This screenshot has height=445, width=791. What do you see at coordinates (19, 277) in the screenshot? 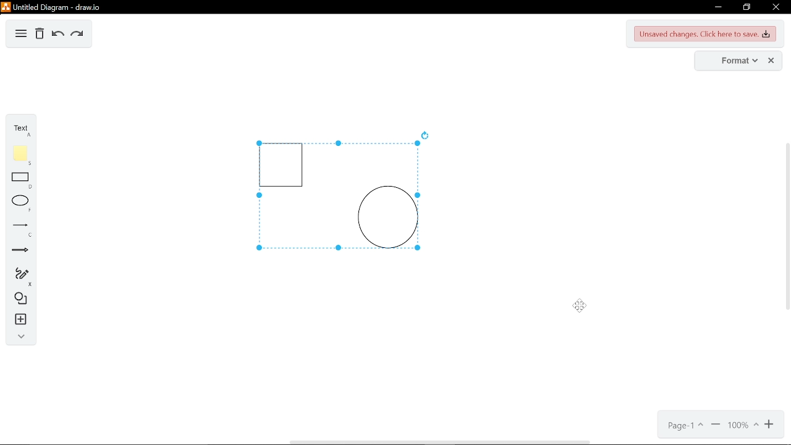
I see `freehand` at bounding box center [19, 277].